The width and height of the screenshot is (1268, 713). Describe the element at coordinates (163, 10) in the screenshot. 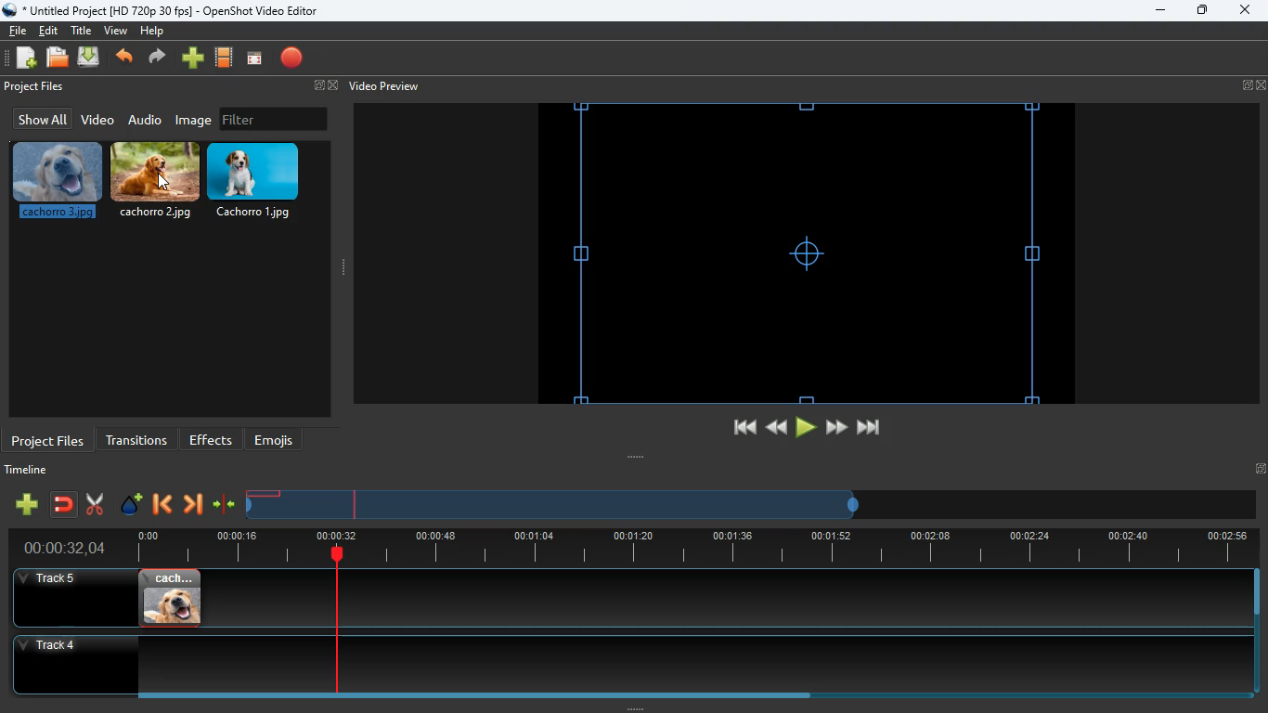

I see `* Untitled Project [HD 720p 30 fps] - OpenShot Video Editor` at that location.